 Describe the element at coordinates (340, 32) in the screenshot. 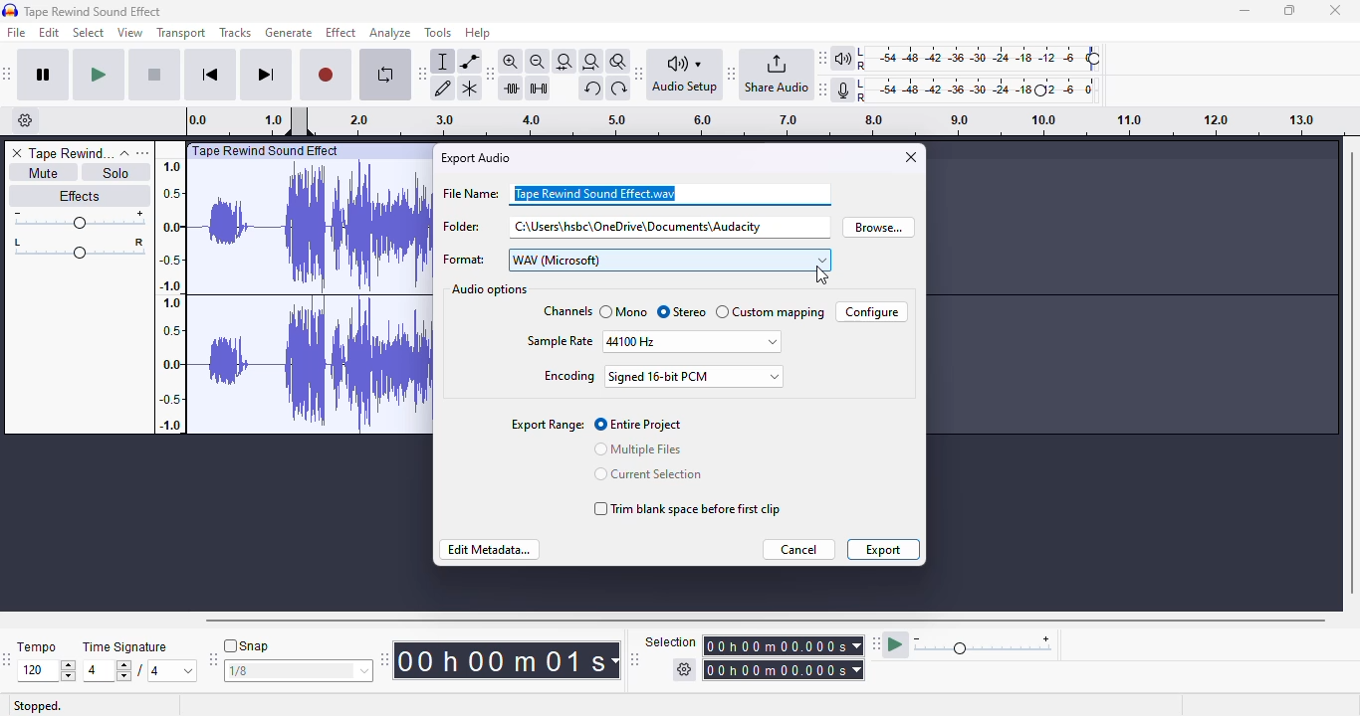

I see `effect` at that location.